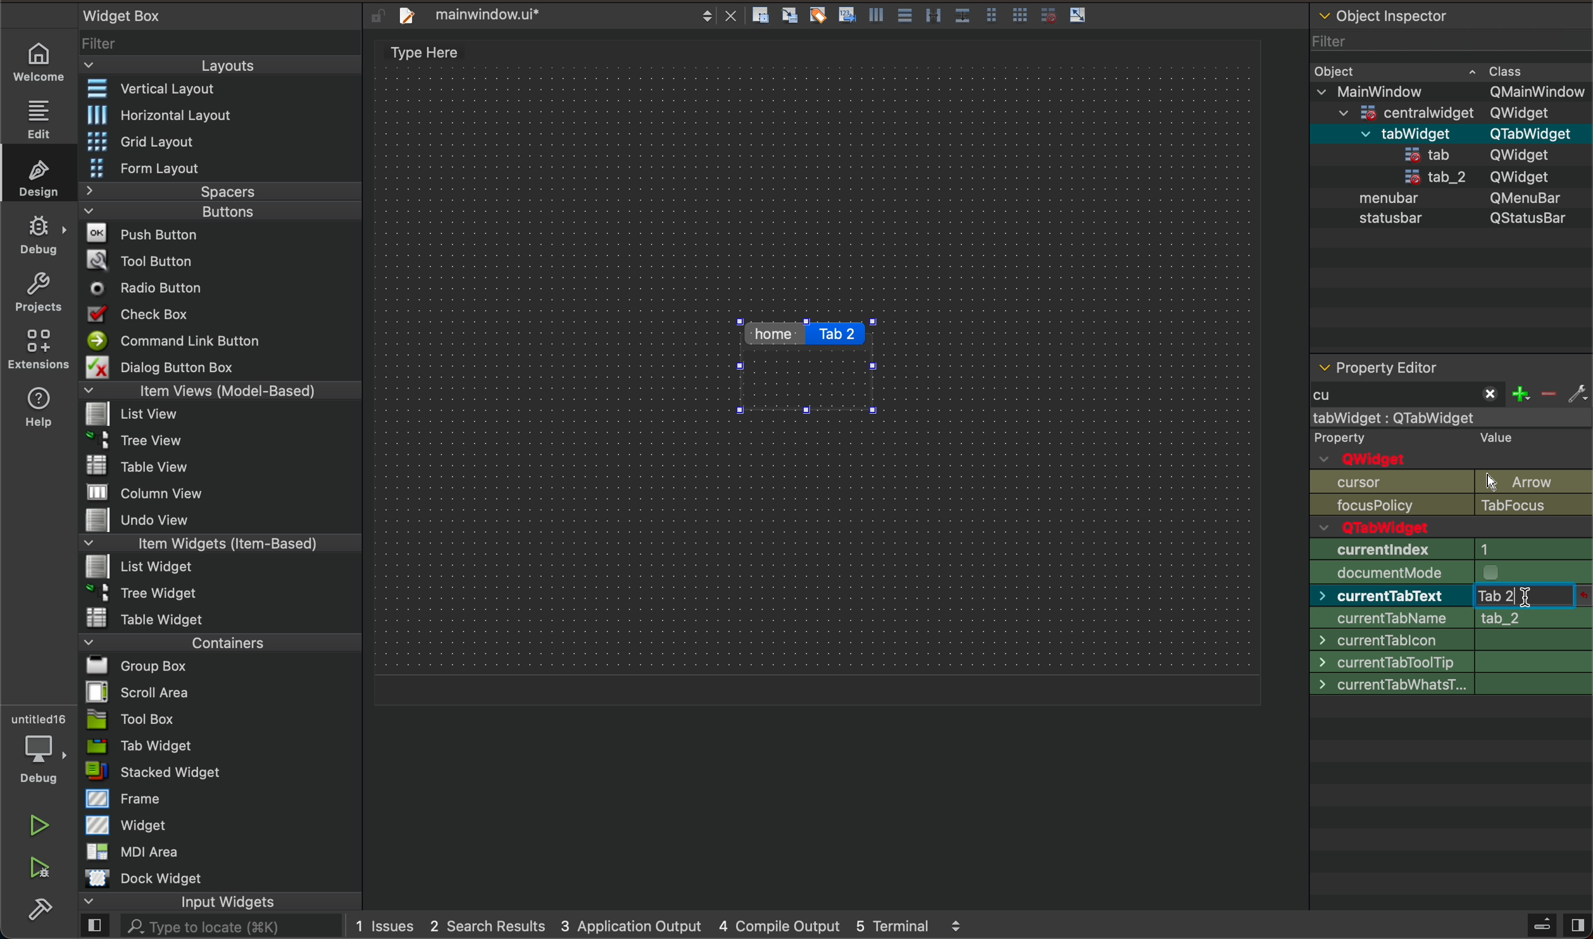 Image resolution: width=1593 pixels, height=939 pixels. Describe the element at coordinates (122, 461) in the screenshot. I see `Table View` at that location.